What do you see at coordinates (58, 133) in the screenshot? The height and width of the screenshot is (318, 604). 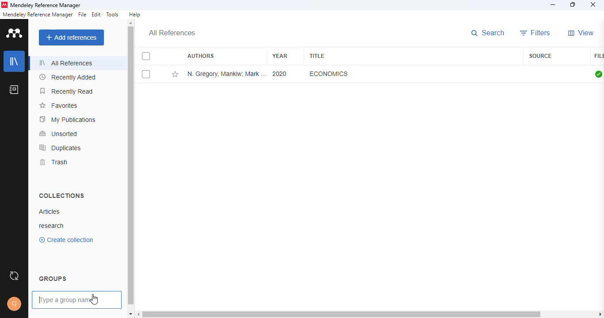 I see `unsorted` at bounding box center [58, 133].